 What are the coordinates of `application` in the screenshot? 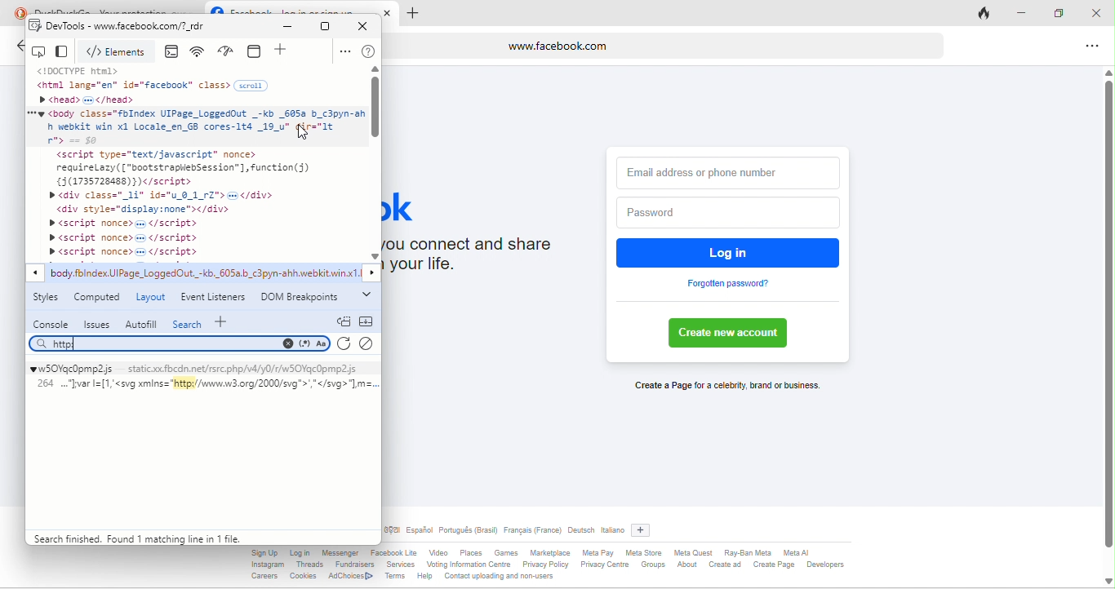 It's located at (257, 51).